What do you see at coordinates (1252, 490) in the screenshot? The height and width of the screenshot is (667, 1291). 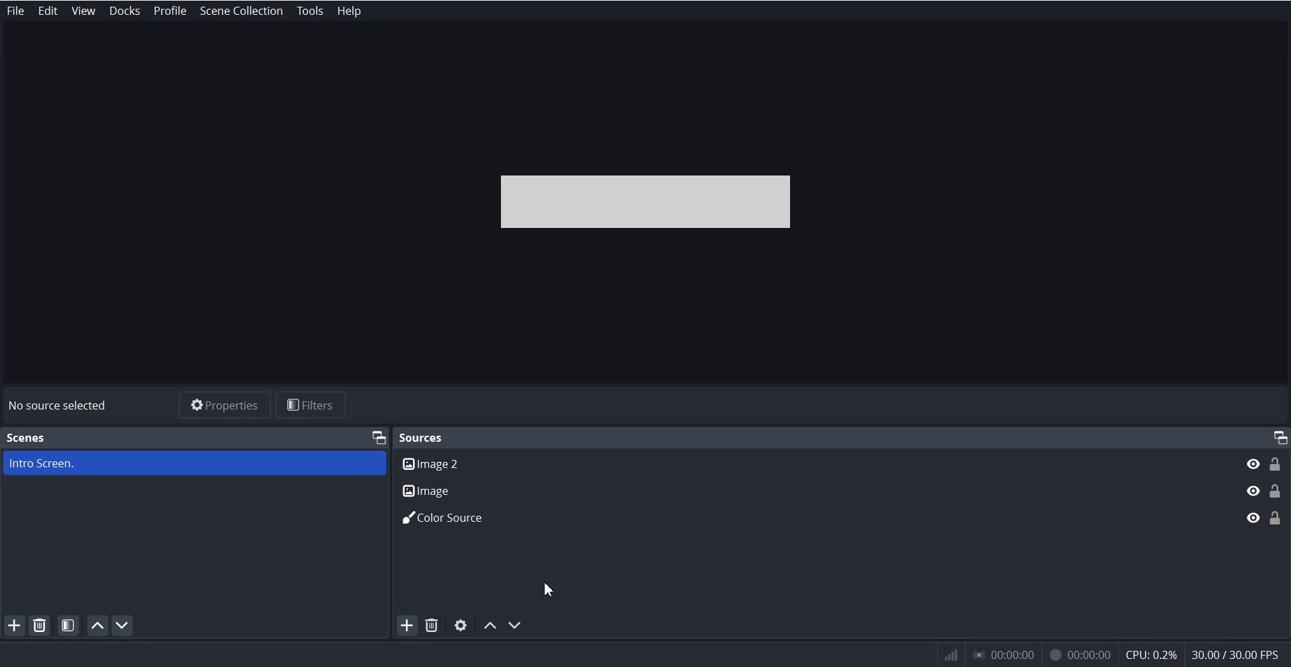 I see `Eye` at bounding box center [1252, 490].